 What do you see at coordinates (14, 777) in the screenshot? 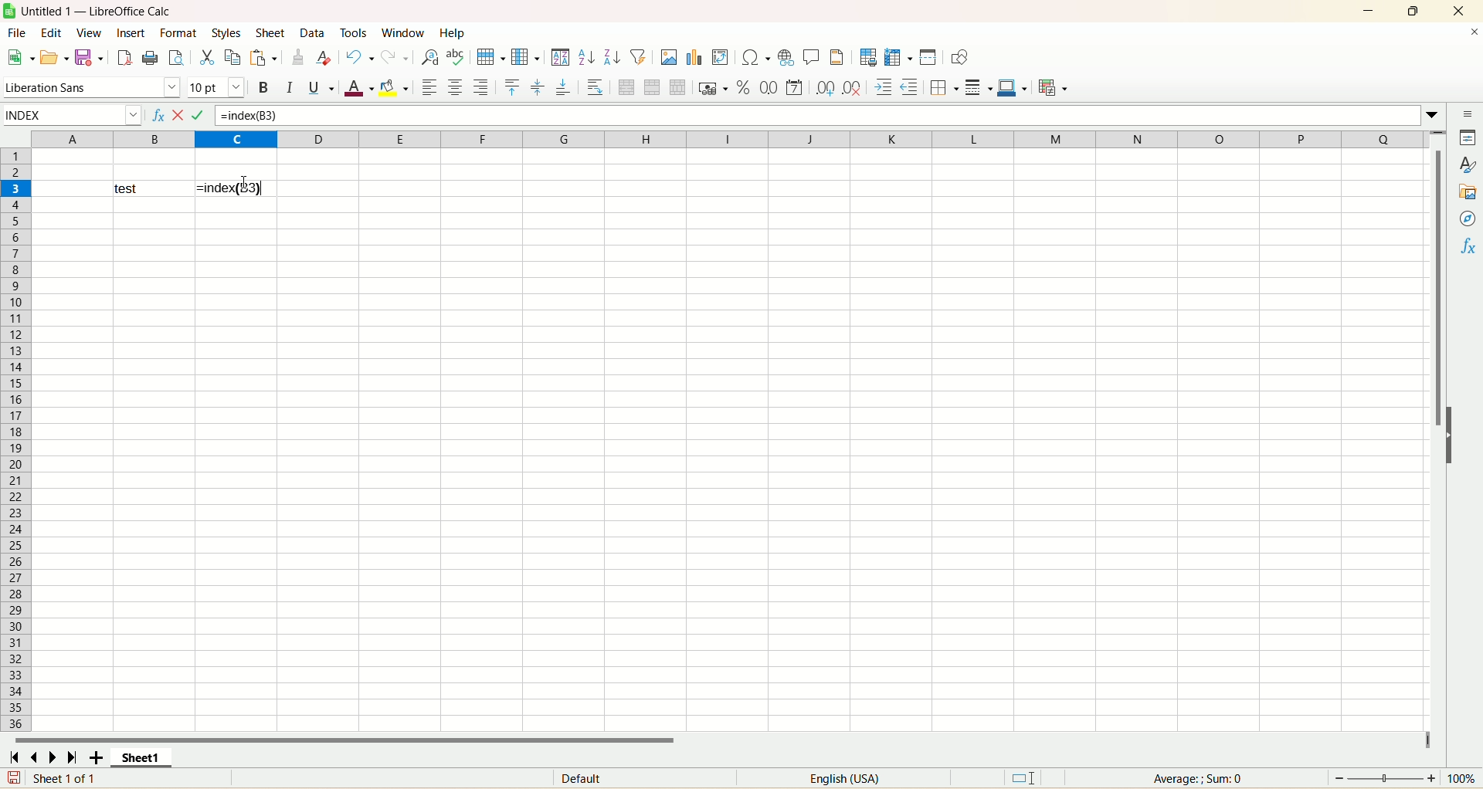
I see `save` at bounding box center [14, 777].